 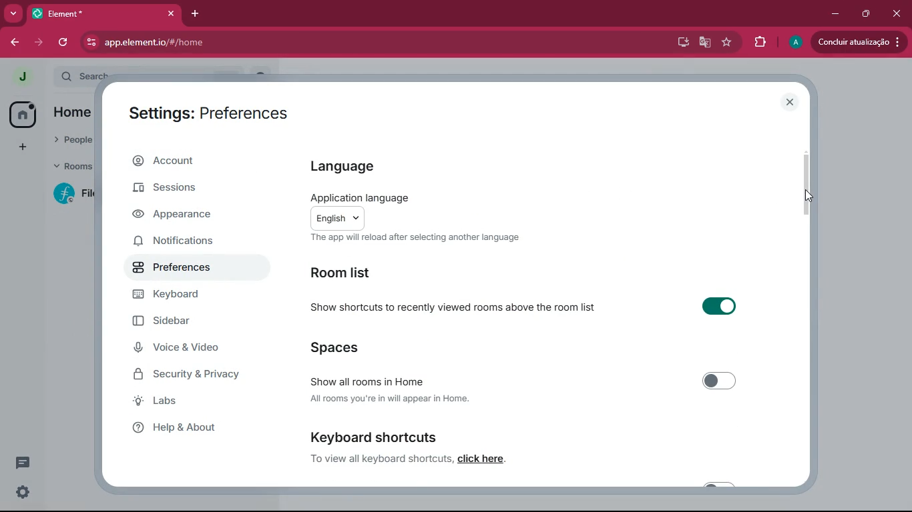 I want to click on room list , so click(x=353, y=275).